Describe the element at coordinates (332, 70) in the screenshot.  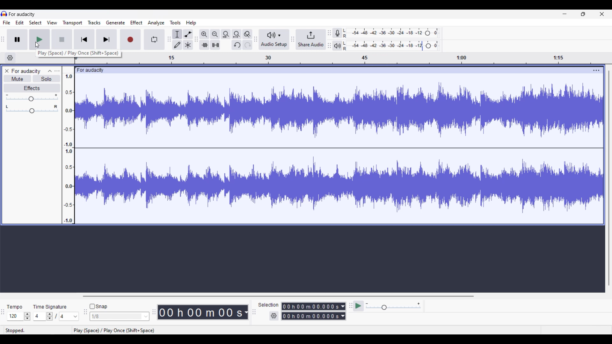
I see `click to drag` at that location.